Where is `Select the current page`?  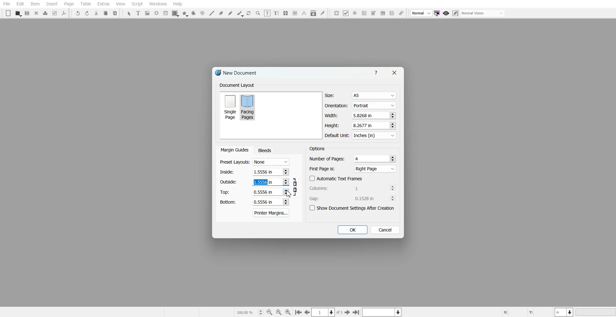 Select the current page is located at coordinates (328, 312).